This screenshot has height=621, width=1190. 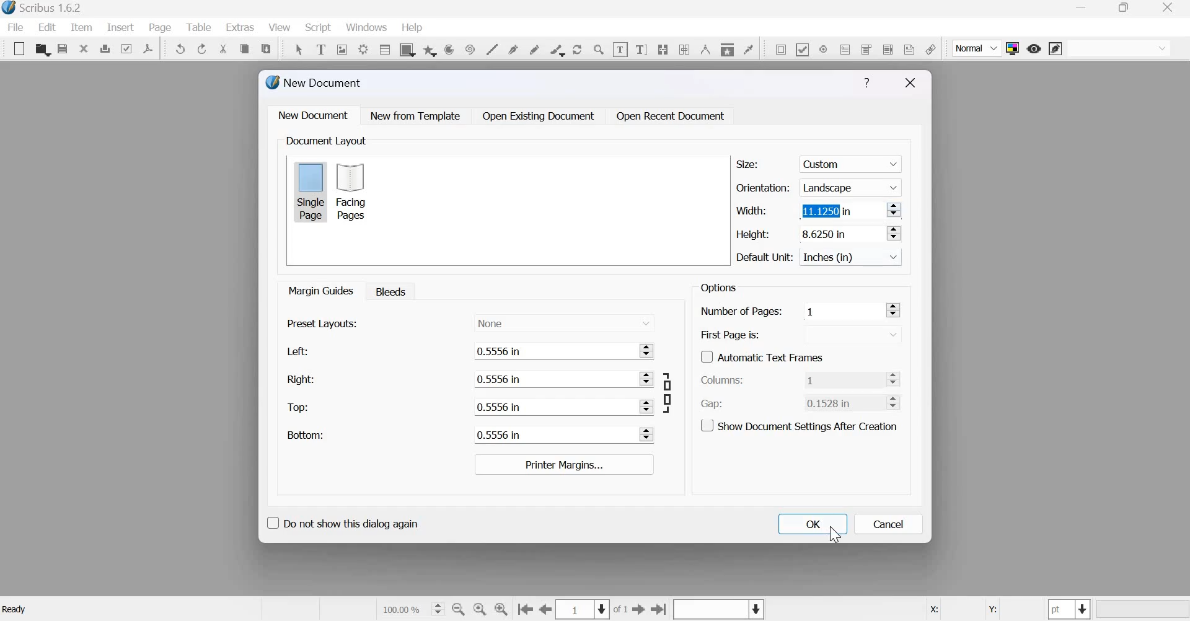 What do you see at coordinates (47, 27) in the screenshot?
I see `Edit` at bounding box center [47, 27].